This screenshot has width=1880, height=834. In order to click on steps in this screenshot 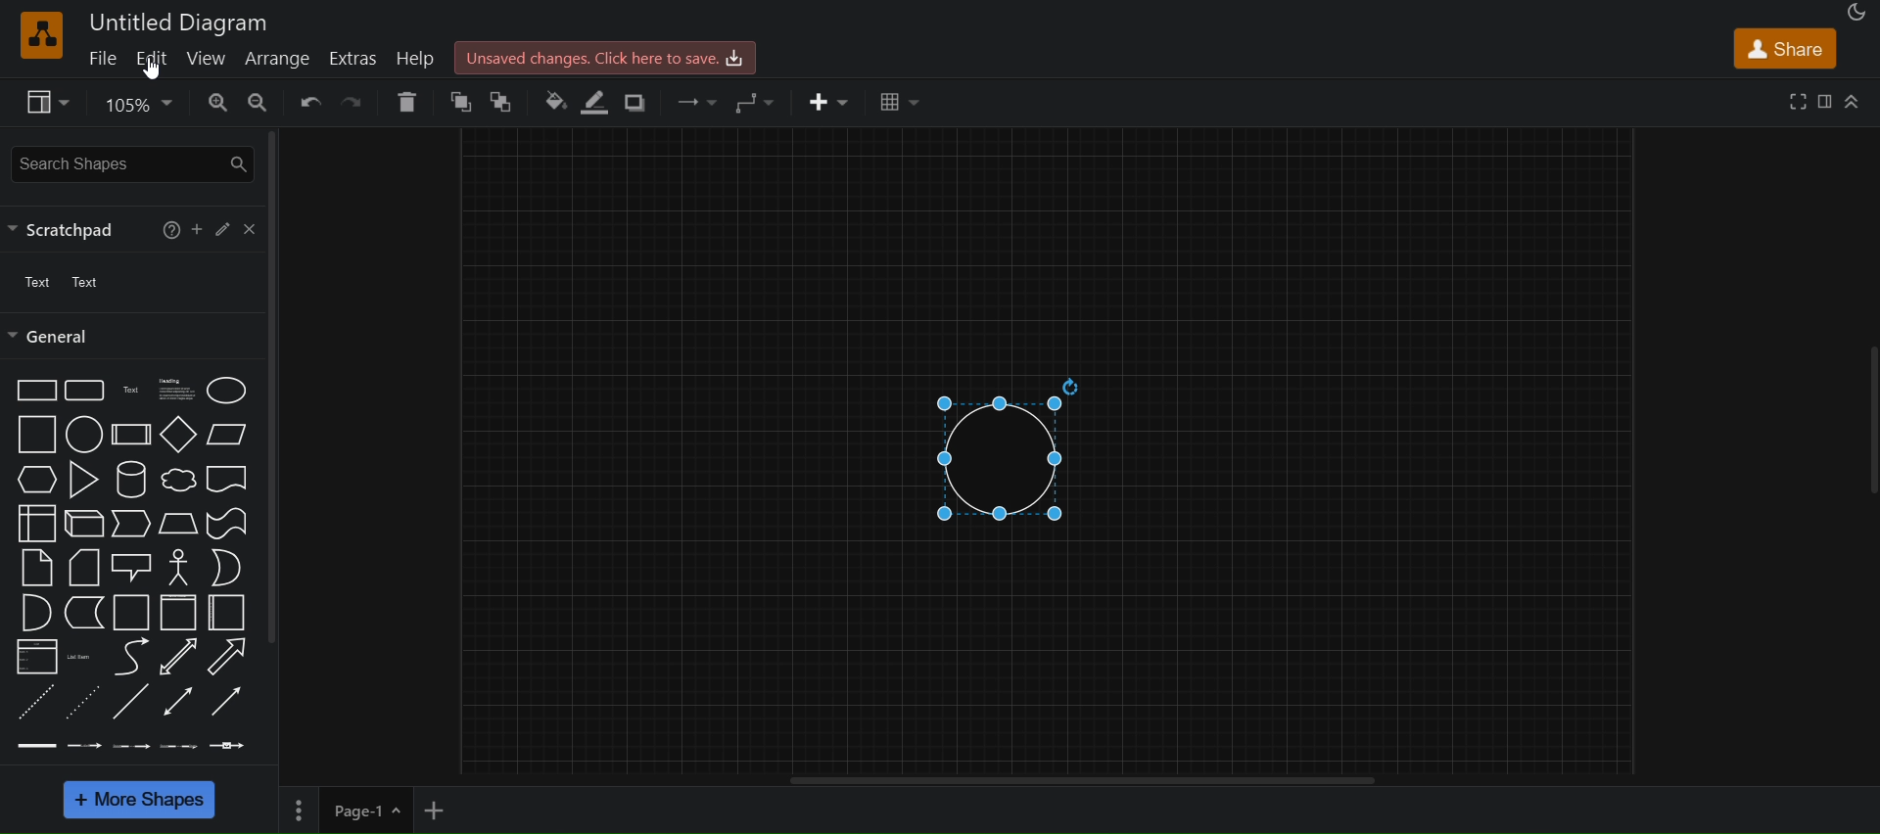, I will do `click(131, 526)`.